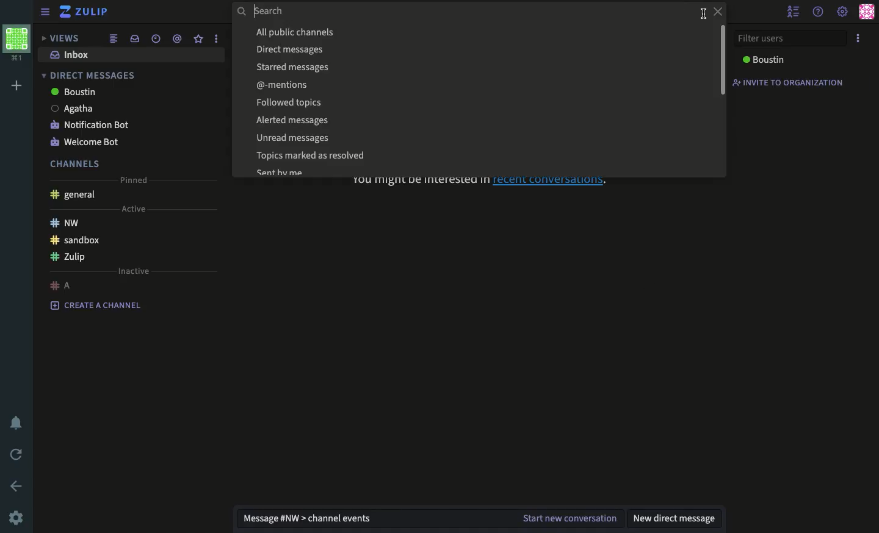  Describe the element at coordinates (463, 10) in the screenshot. I see `search` at that location.